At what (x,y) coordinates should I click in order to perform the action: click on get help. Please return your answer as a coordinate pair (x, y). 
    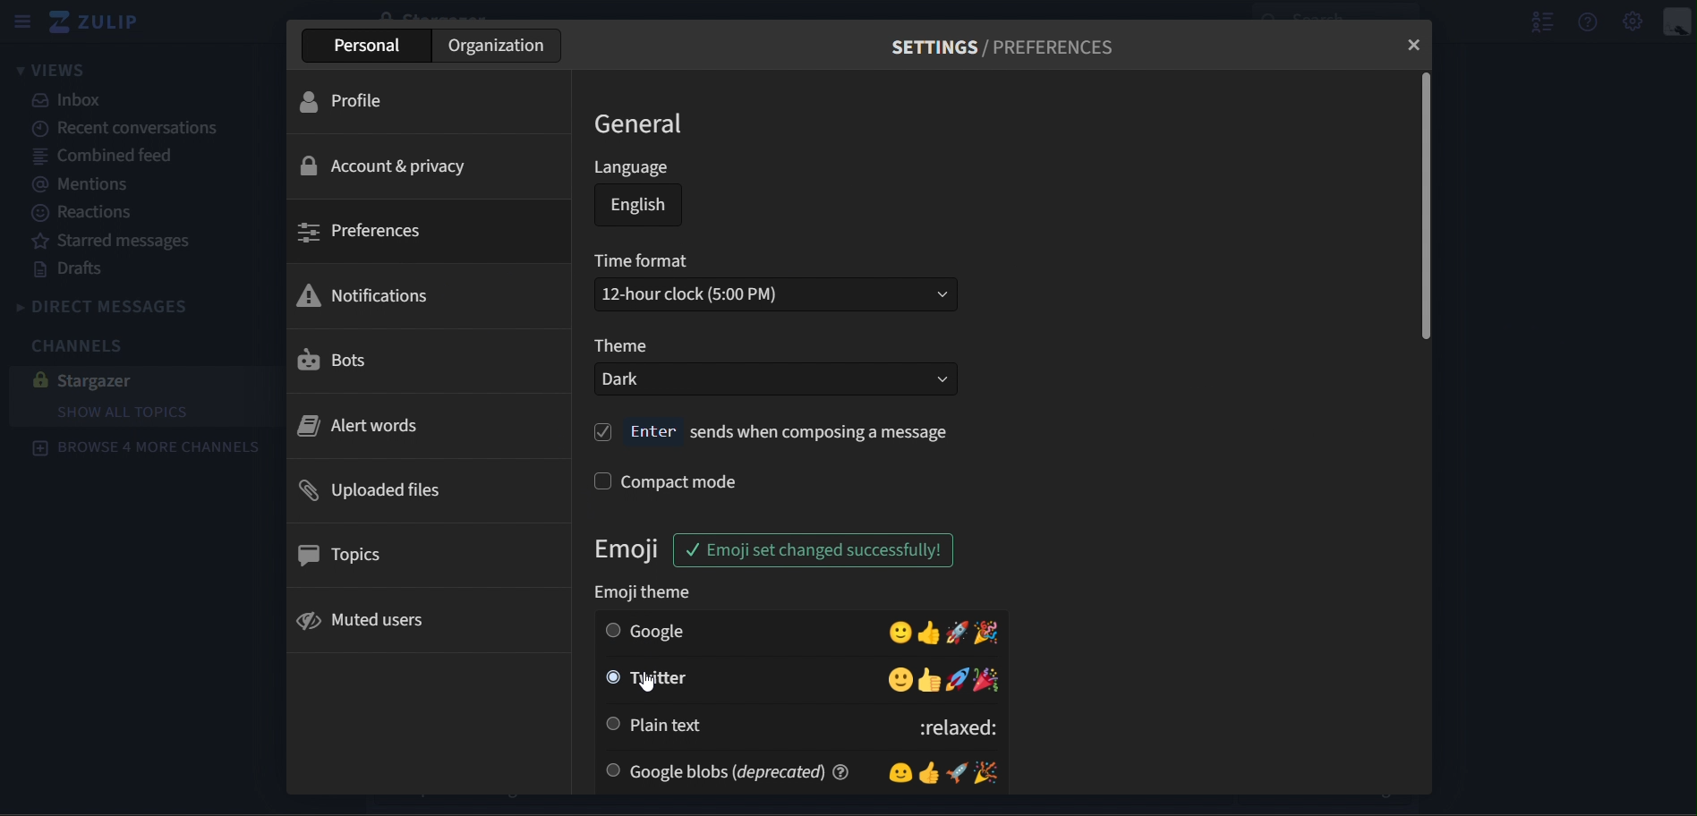
    Looking at the image, I should click on (1590, 21).